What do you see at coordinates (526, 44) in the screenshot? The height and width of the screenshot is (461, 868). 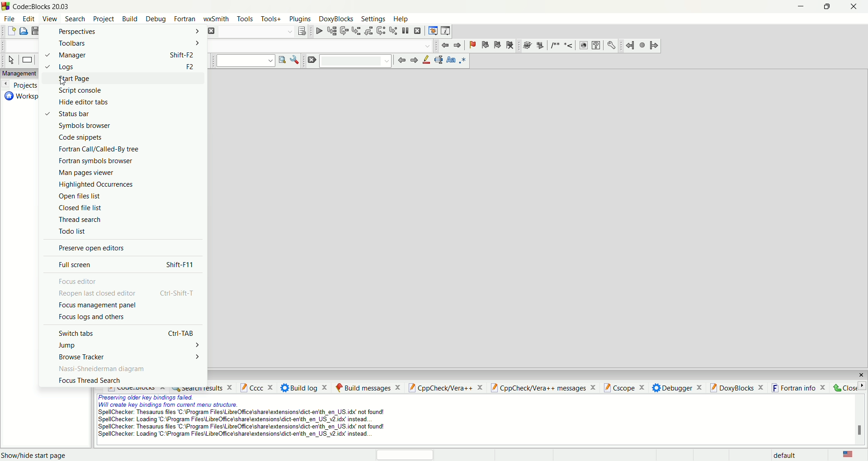 I see `Run doxywizard` at bounding box center [526, 44].